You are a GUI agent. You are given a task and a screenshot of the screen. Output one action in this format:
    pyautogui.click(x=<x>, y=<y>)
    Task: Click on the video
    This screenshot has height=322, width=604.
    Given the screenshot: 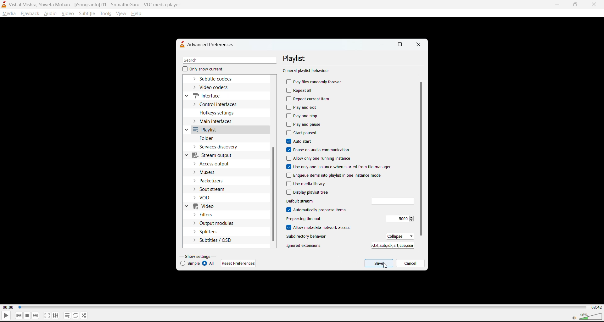 What is the action you would take?
    pyautogui.click(x=66, y=14)
    